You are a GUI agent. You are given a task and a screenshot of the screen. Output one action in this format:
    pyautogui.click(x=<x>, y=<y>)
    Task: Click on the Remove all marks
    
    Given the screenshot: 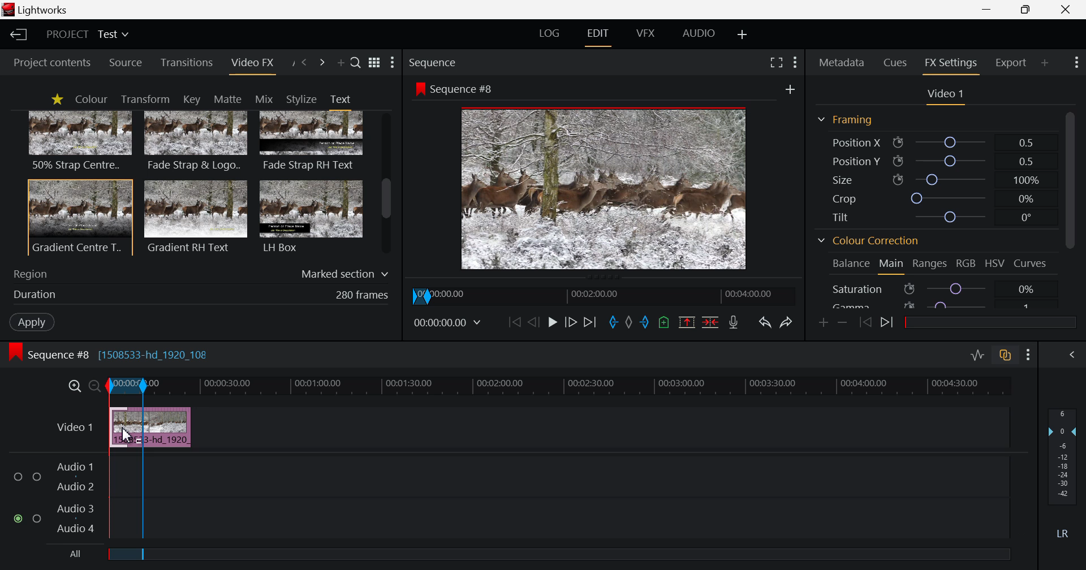 What is the action you would take?
    pyautogui.click(x=628, y=323)
    